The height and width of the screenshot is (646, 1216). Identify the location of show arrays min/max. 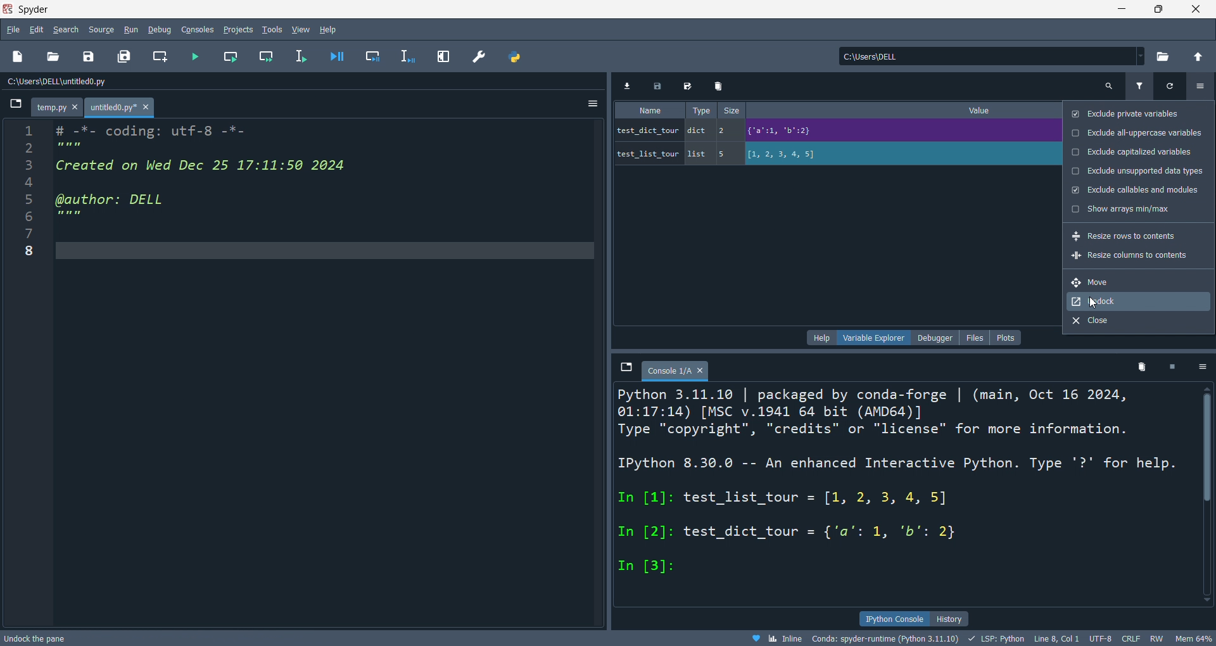
(1140, 208).